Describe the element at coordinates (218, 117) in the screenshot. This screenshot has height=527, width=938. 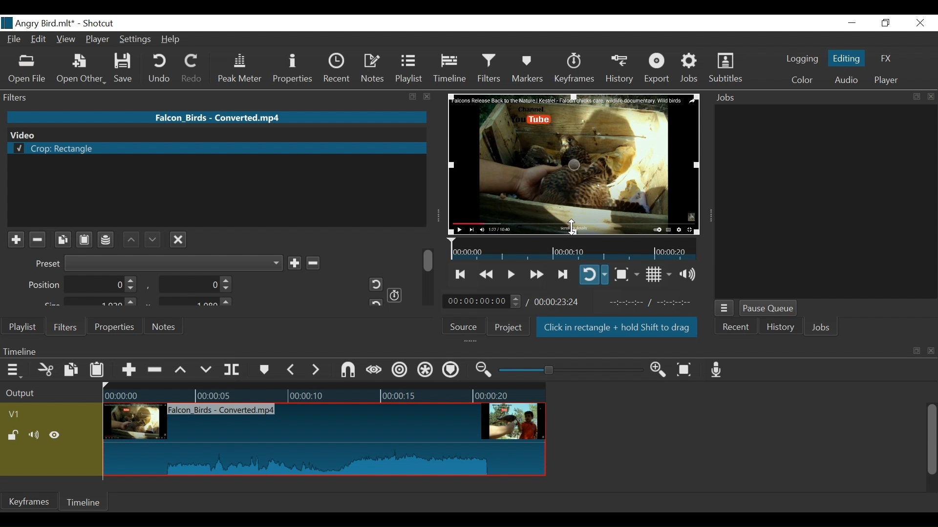
I see `File Name` at that location.